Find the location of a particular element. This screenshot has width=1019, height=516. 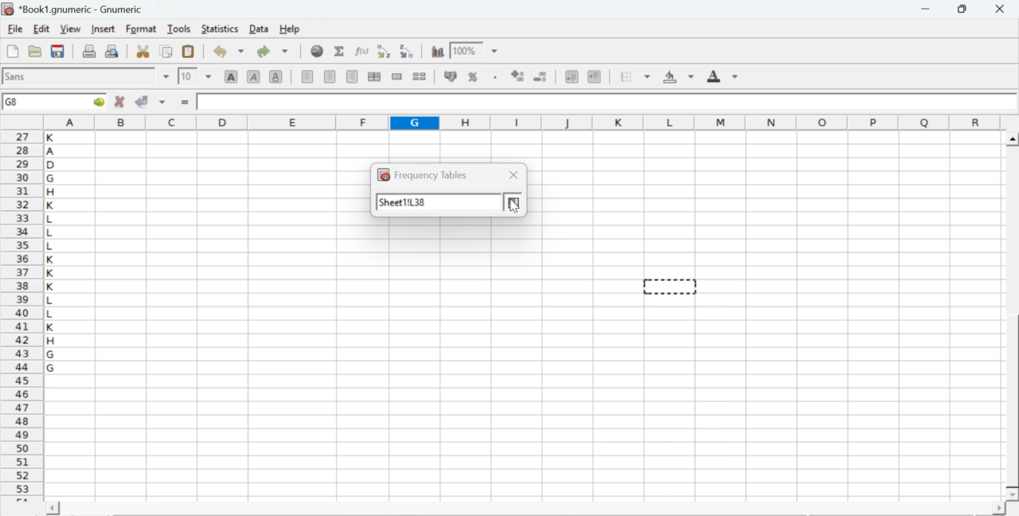

increase indent is located at coordinates (594, 77).